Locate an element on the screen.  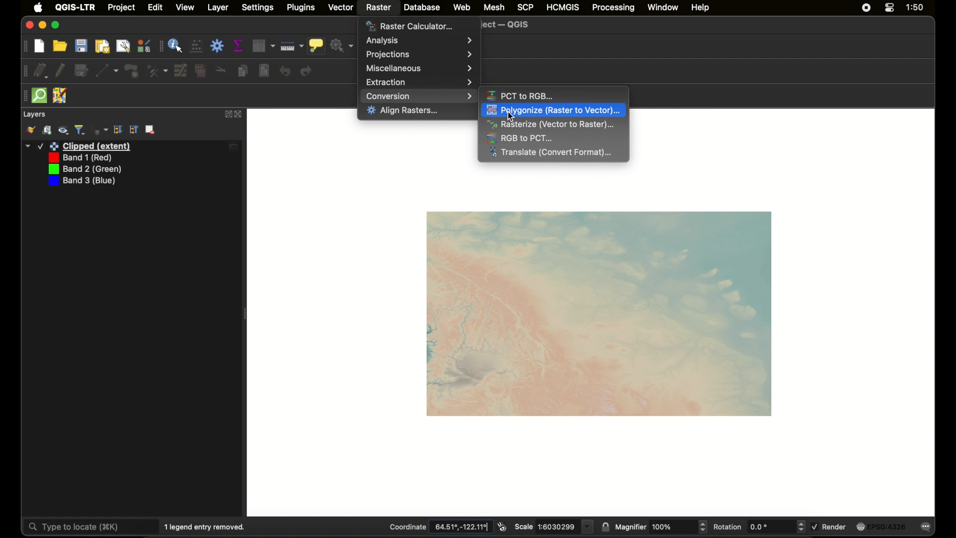
help is located at coordinates (700, 8).